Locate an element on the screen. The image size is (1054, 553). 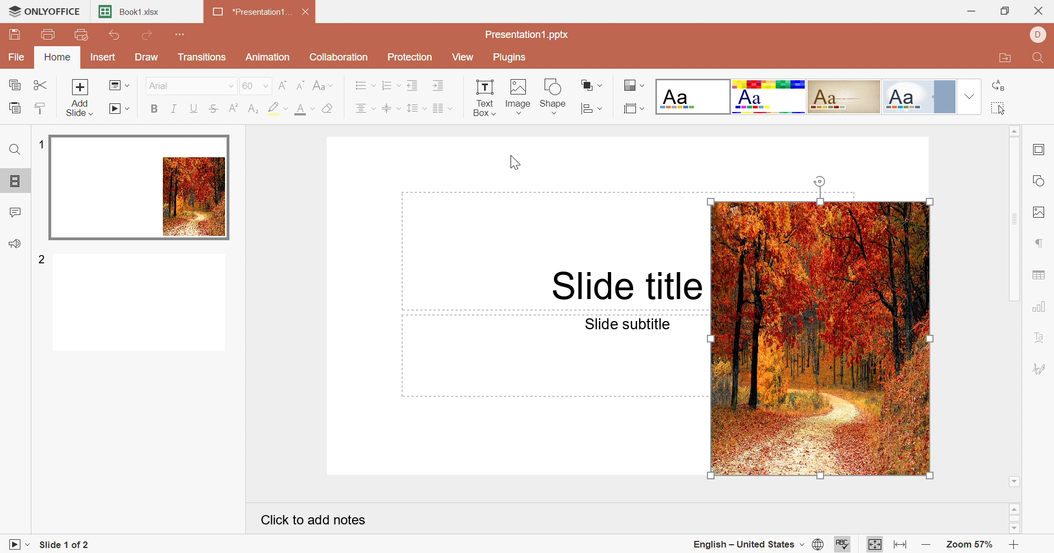
Home is located at coordinates (58, 58).